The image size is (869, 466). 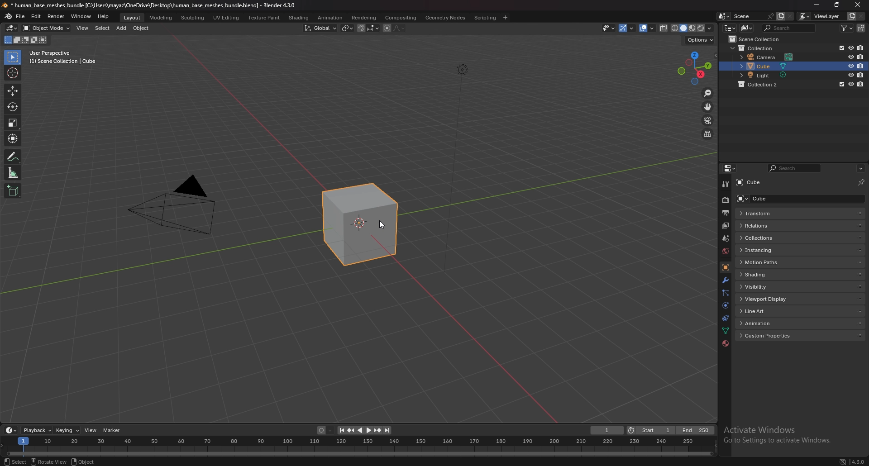 I want to click on hide in viewport, so click(x=851, y=84).